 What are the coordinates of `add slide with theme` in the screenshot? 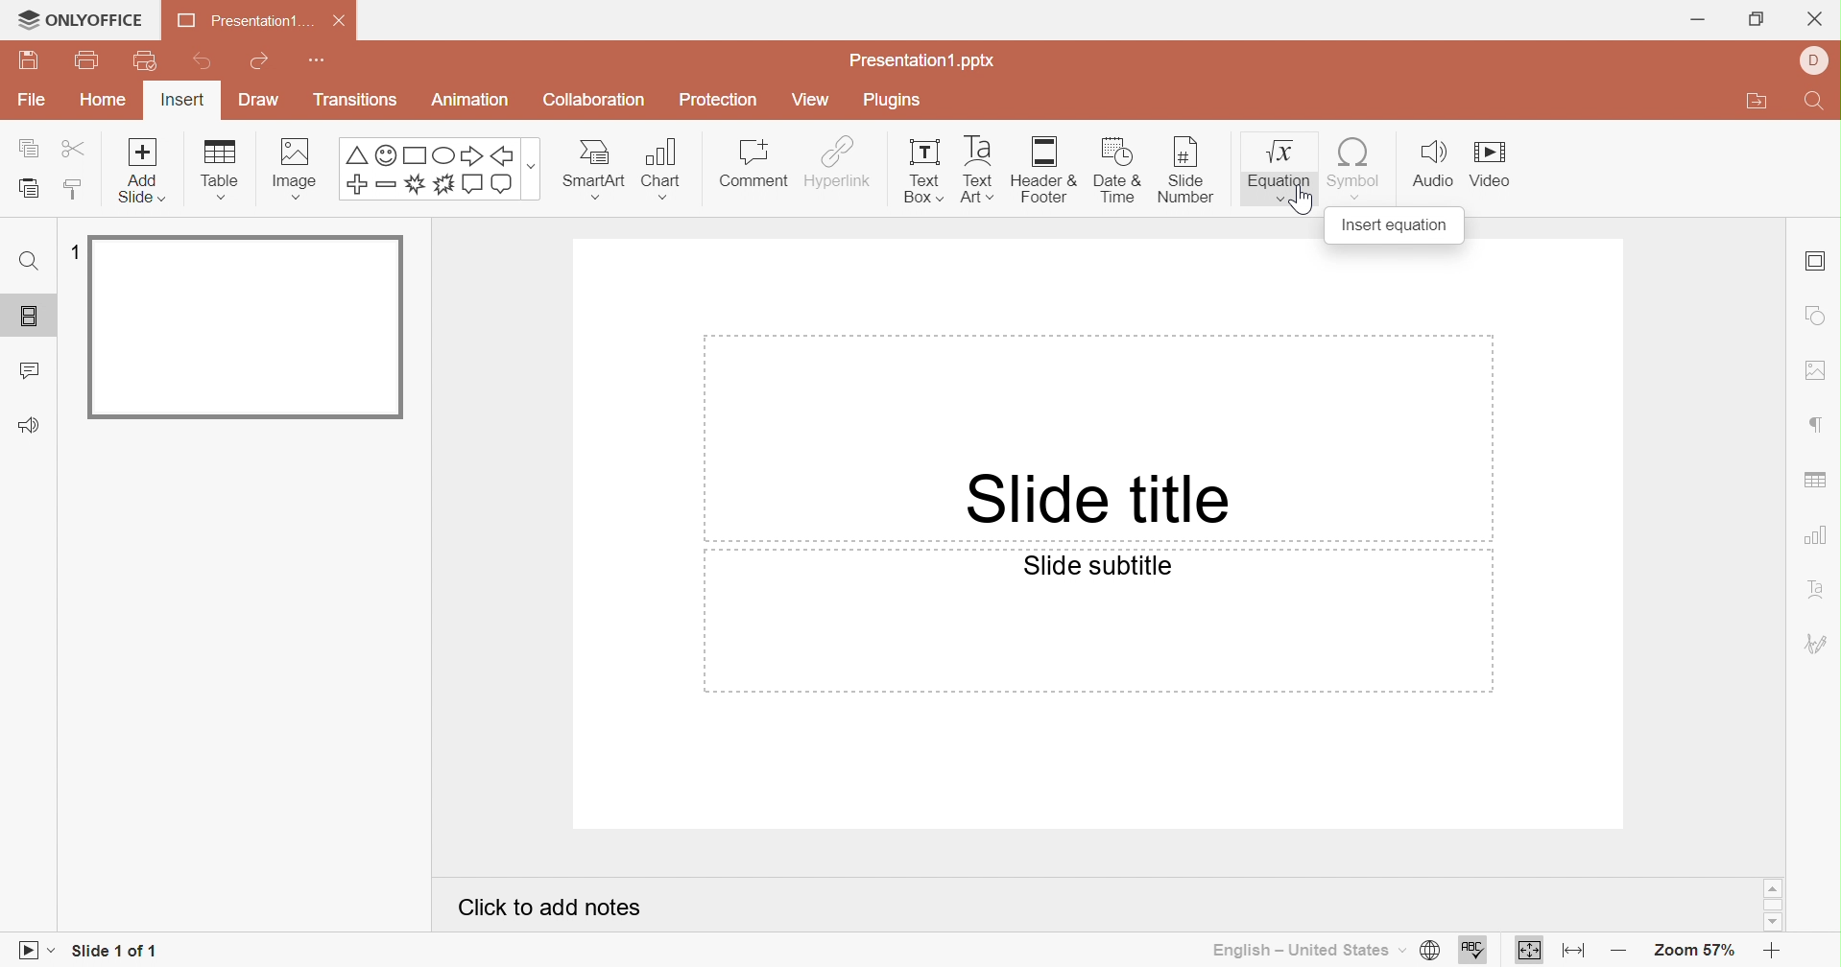 It's located at (138, 190).